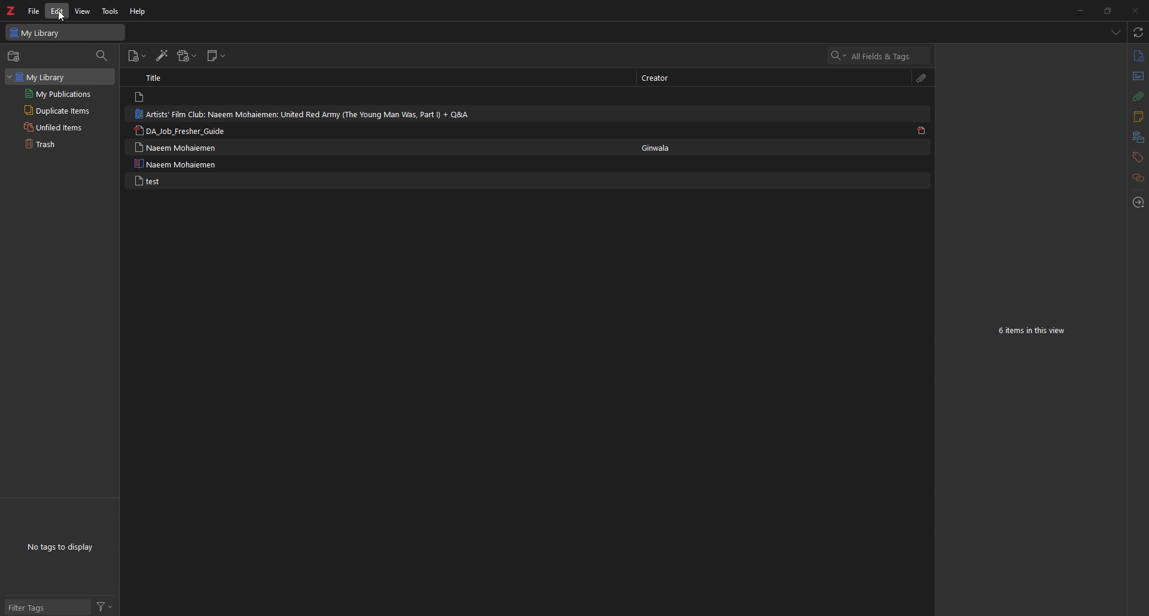 The width and height of the screenshot is (1149, 616). I want to click on No tags to display, so click(62, 546).